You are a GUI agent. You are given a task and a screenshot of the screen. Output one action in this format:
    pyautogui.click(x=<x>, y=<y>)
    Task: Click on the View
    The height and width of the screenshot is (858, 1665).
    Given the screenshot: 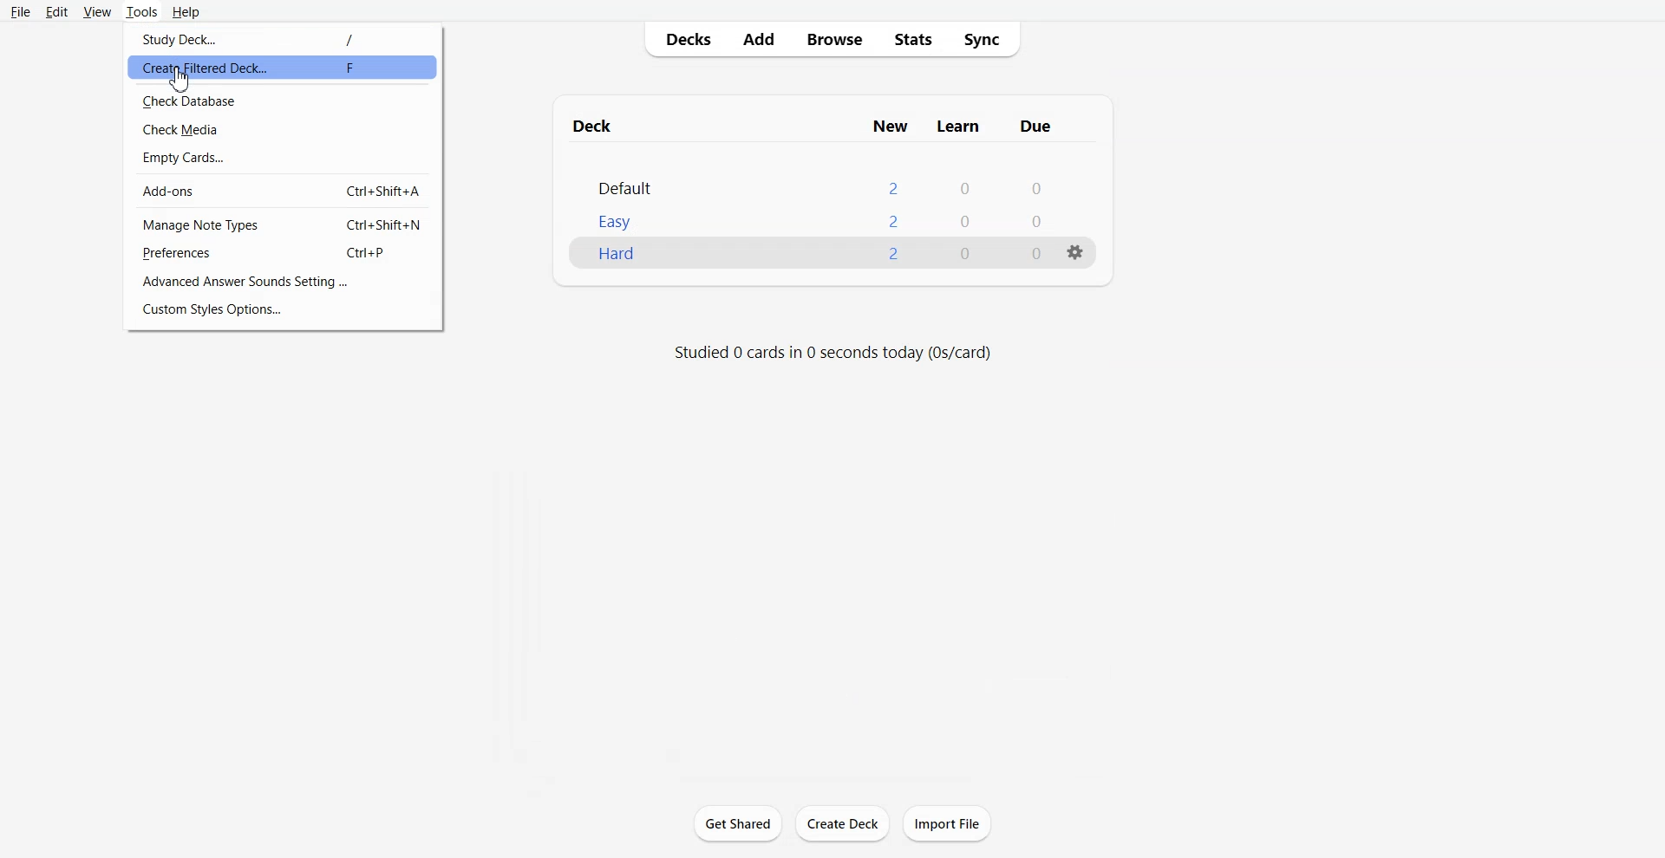 What is the action you would take?
    pyautogui.click(x=97, y=11)
    